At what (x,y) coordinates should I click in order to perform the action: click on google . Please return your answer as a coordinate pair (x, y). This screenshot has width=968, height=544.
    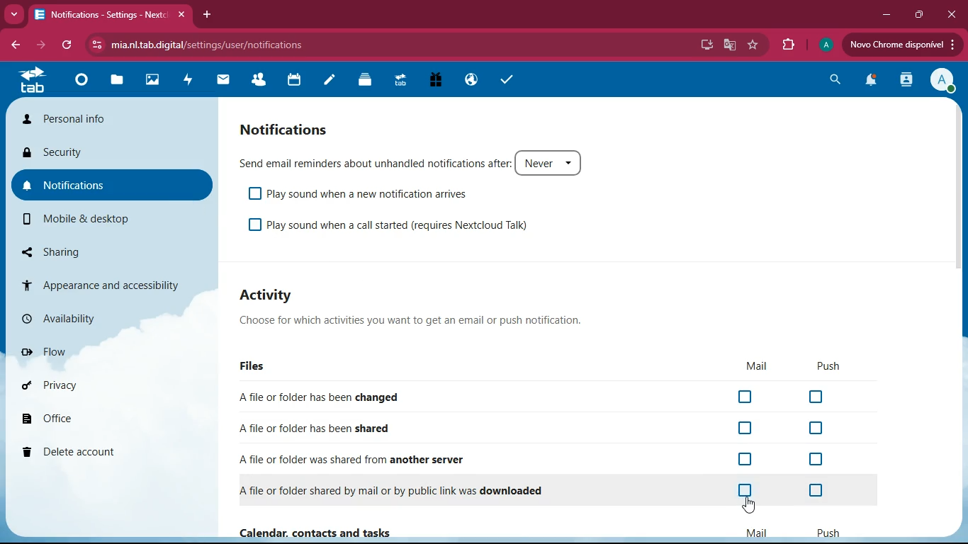
    Looking at the image, I should click on (726, 45).